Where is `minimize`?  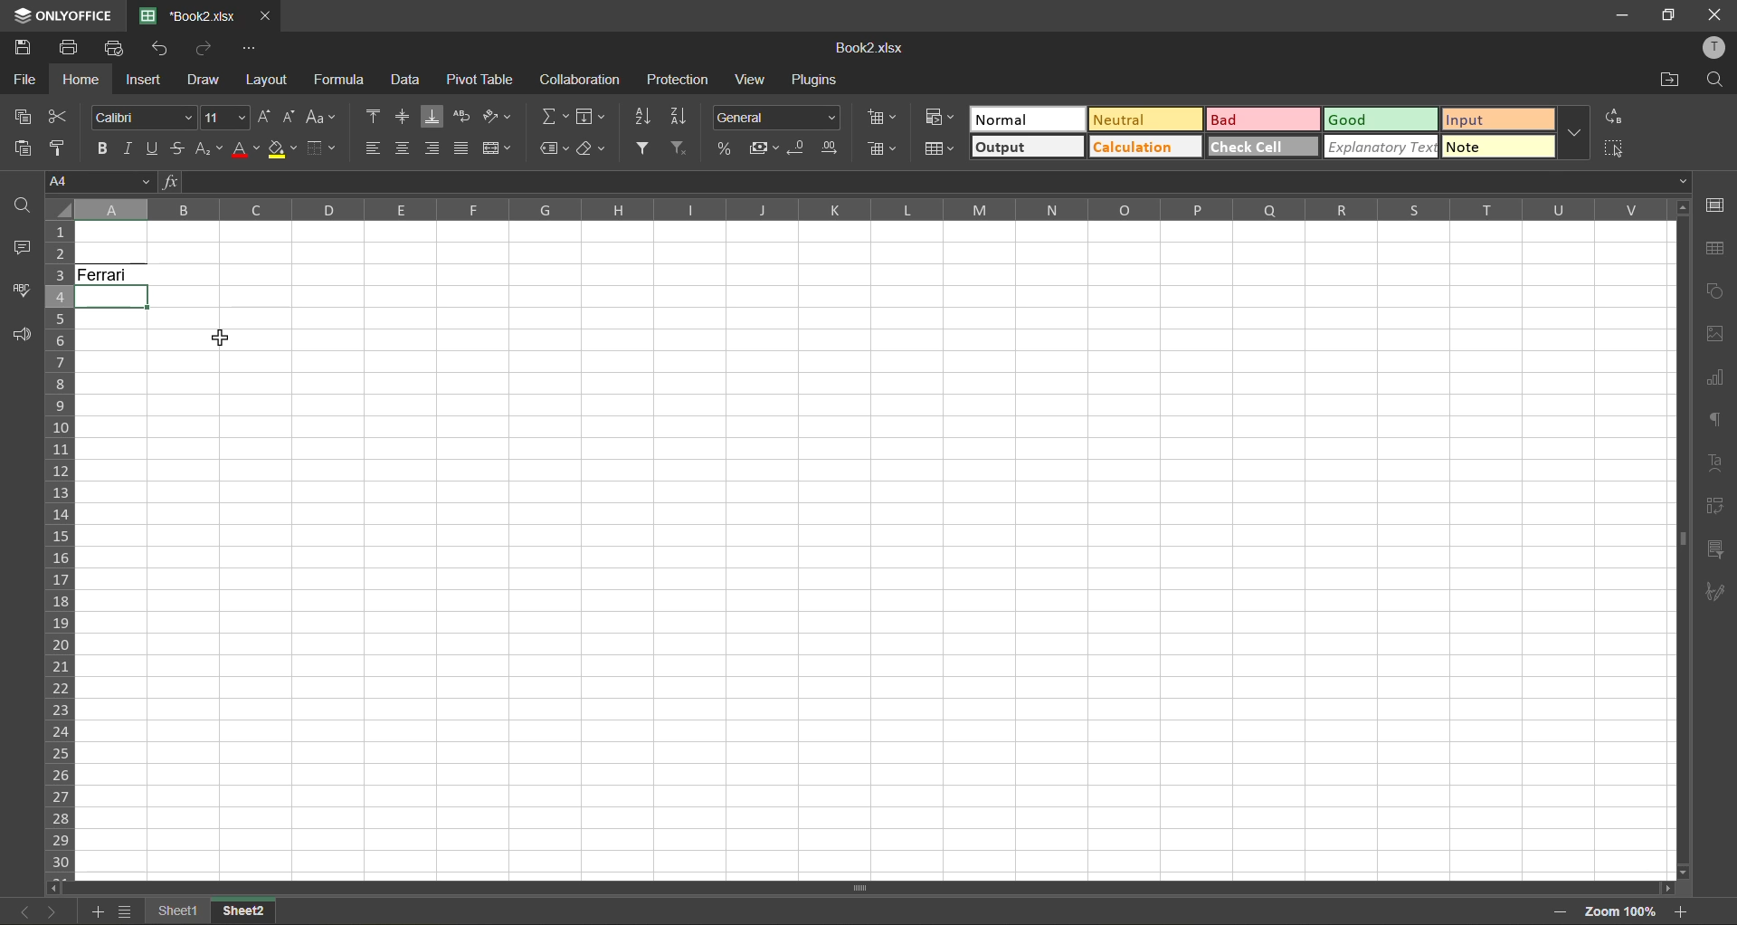 minimize is located at coordinates (1623, 14).